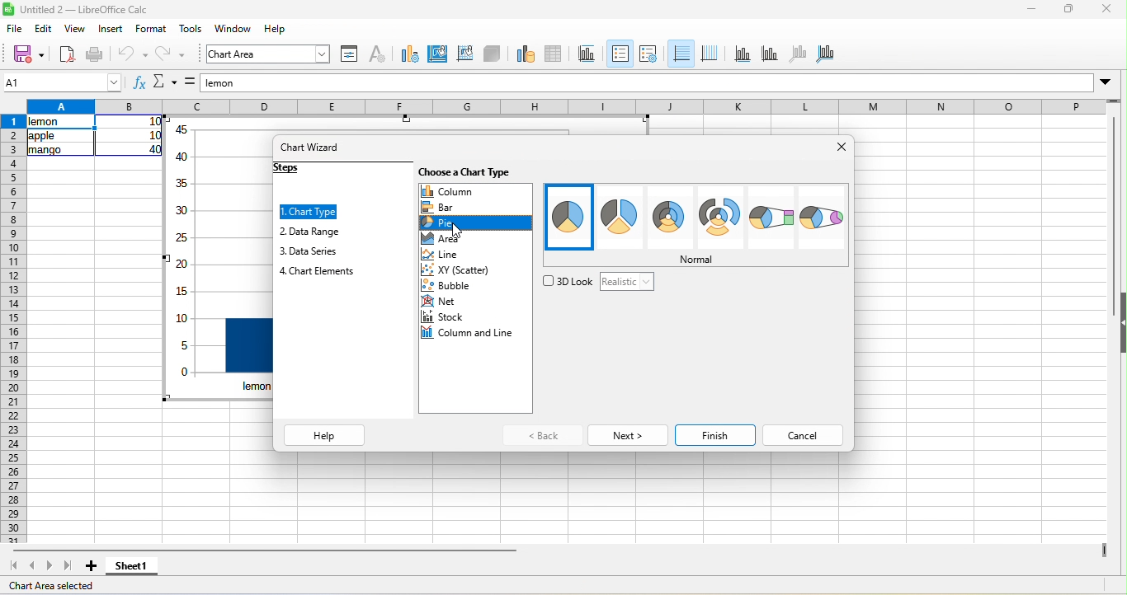  I want to click on help, so click(325, 434).